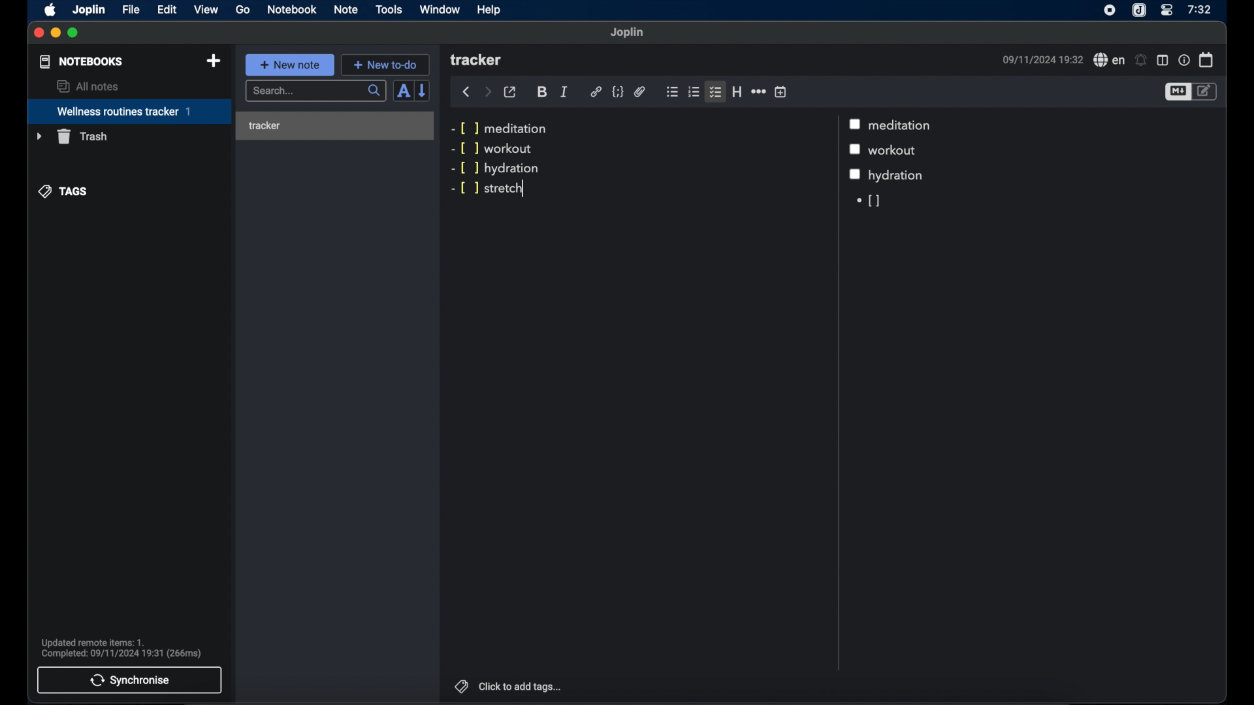 Image resolution: width=1254 pixels, height=705 pixels. Describe the element at coordinates (89, 10) in the screenshot. I see `joplin` at that location.